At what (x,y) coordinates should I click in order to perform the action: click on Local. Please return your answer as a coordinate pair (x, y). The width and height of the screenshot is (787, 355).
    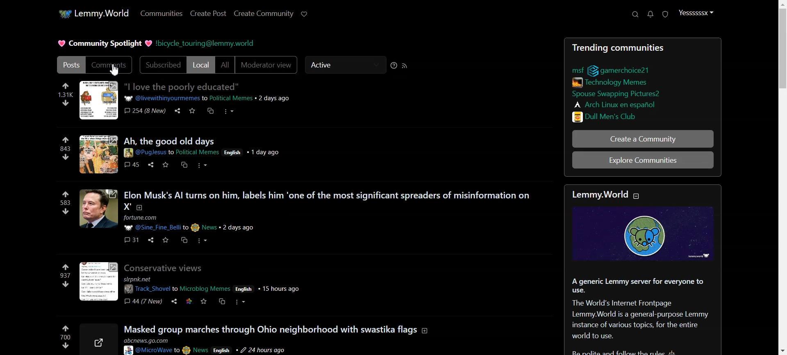
    Looking at the image, I should click on (201, 65).